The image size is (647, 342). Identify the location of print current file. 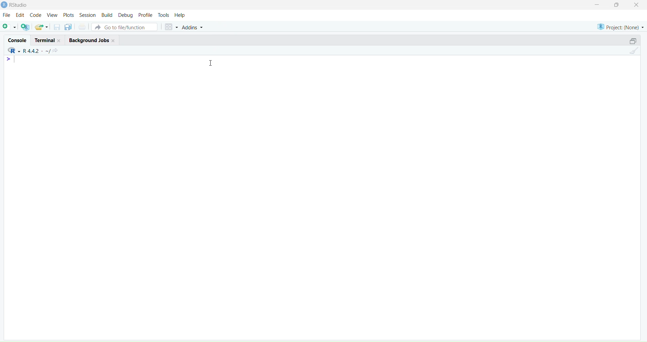
(82, 27).